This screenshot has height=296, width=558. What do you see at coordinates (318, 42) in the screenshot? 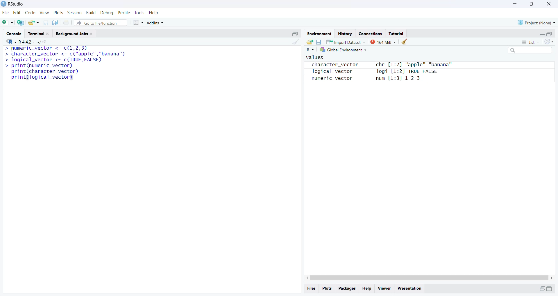
I see `save` at bounding box center [318, 42].